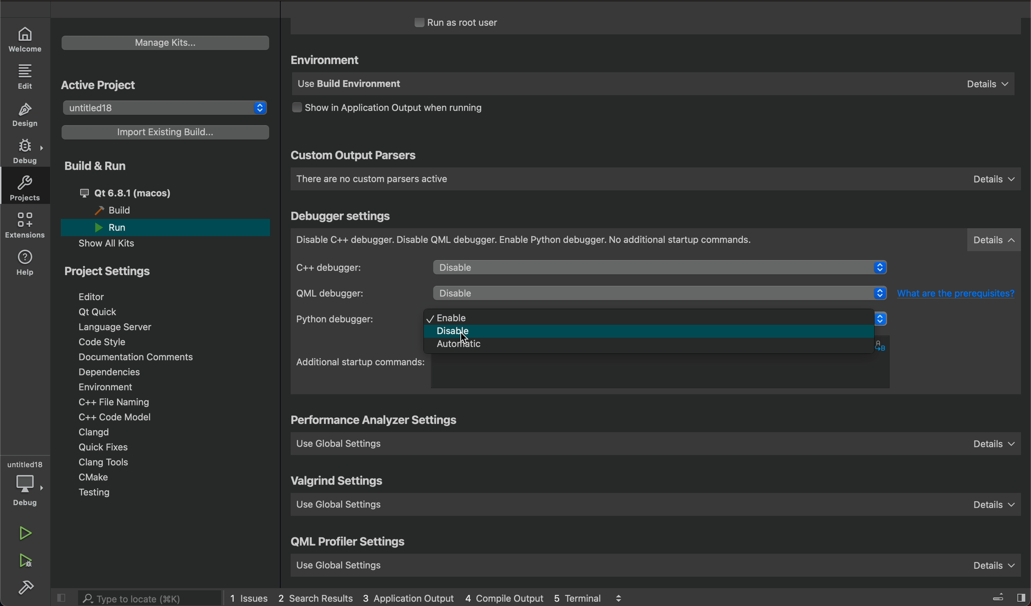 This screenshot has height=606, width=1031. I want to click on settings, so click(377, 421).